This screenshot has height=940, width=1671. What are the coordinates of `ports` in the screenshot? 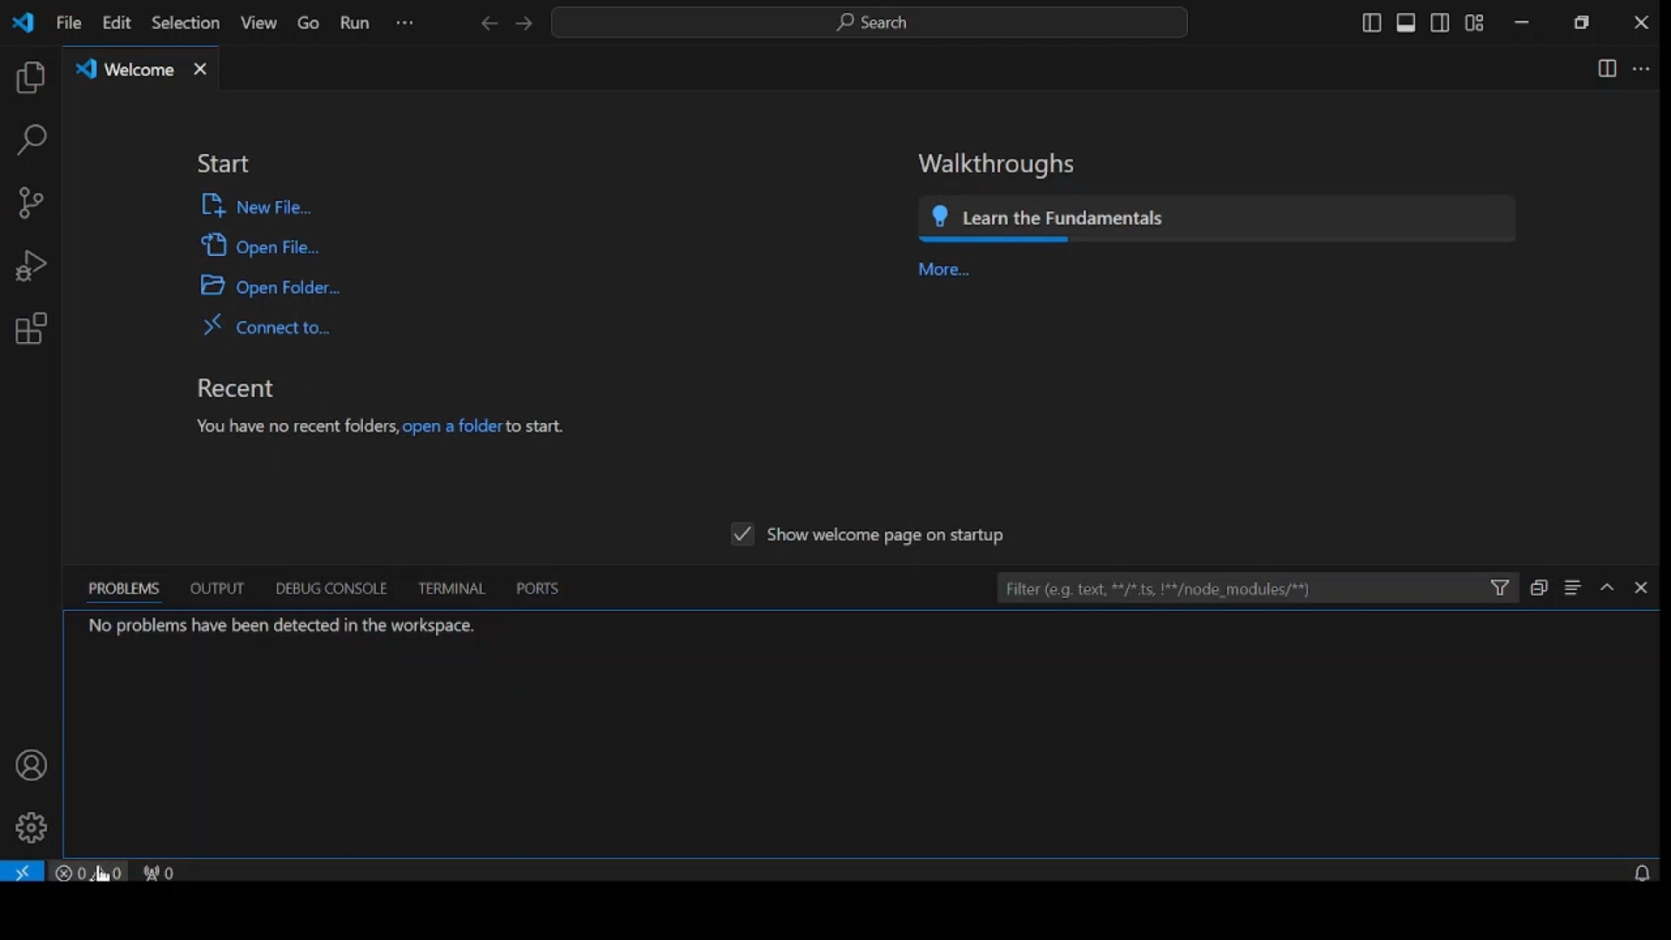 It's located at (538, 587).